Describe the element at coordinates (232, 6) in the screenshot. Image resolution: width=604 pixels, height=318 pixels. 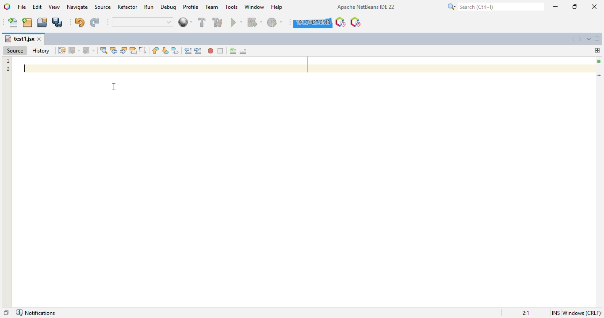
I see `tools` at that location.